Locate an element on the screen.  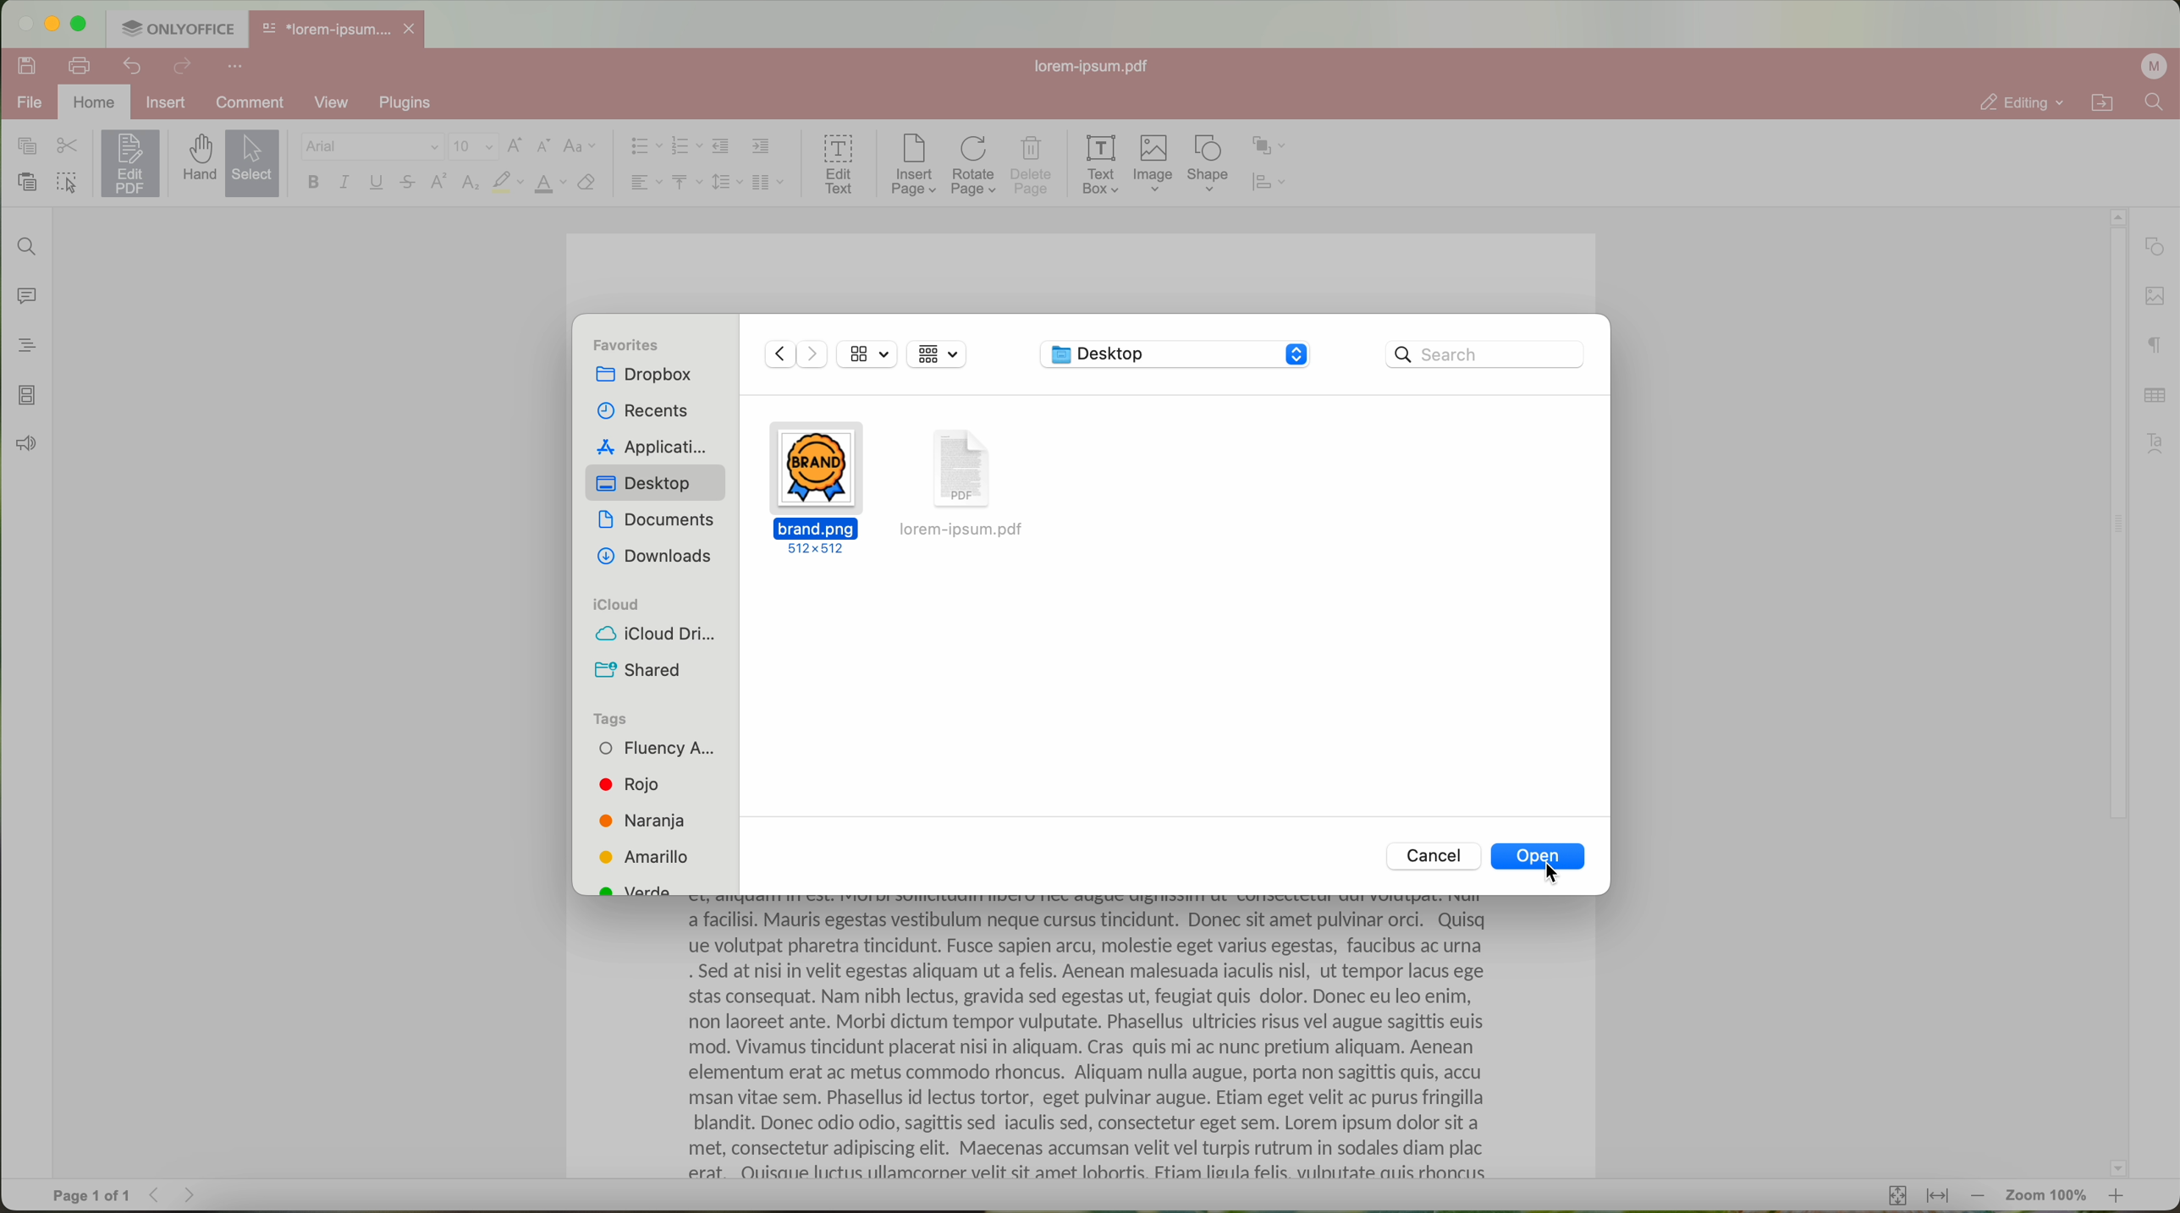
documents is located at coordinates (655, 520).